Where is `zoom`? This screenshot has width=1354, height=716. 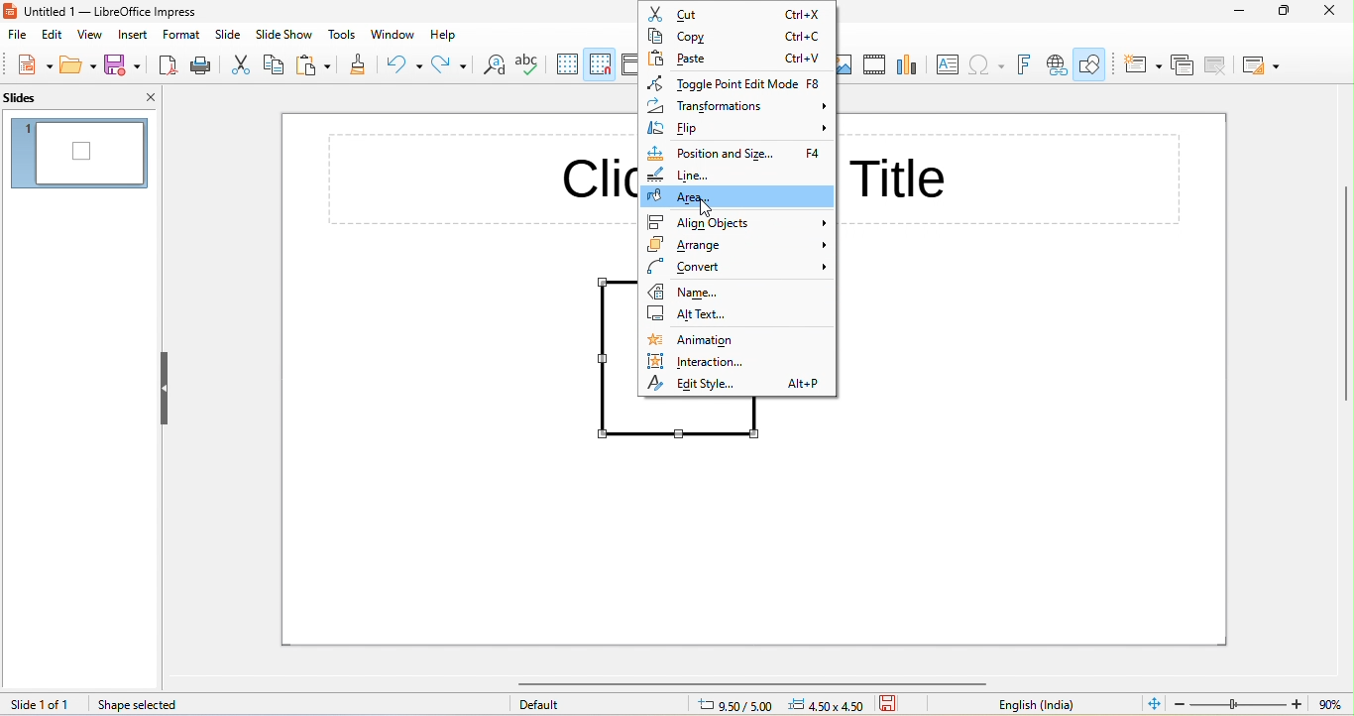 zoom is located at coordinates (1263, 703).